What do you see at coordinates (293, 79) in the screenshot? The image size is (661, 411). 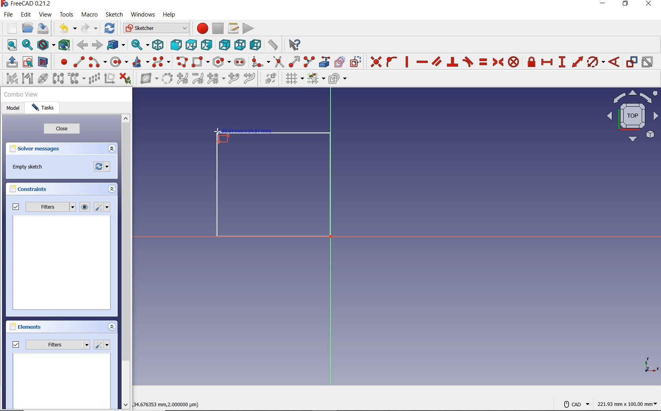 I see `toggle grid` at bounding box center [293, 79].